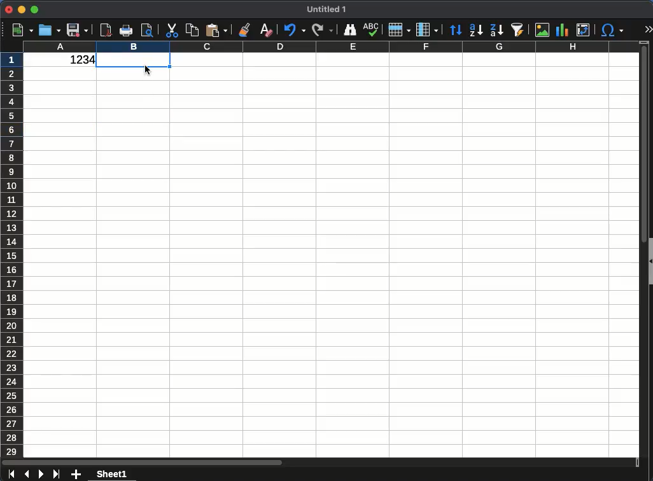  I want to click on close, so click(9, 10).